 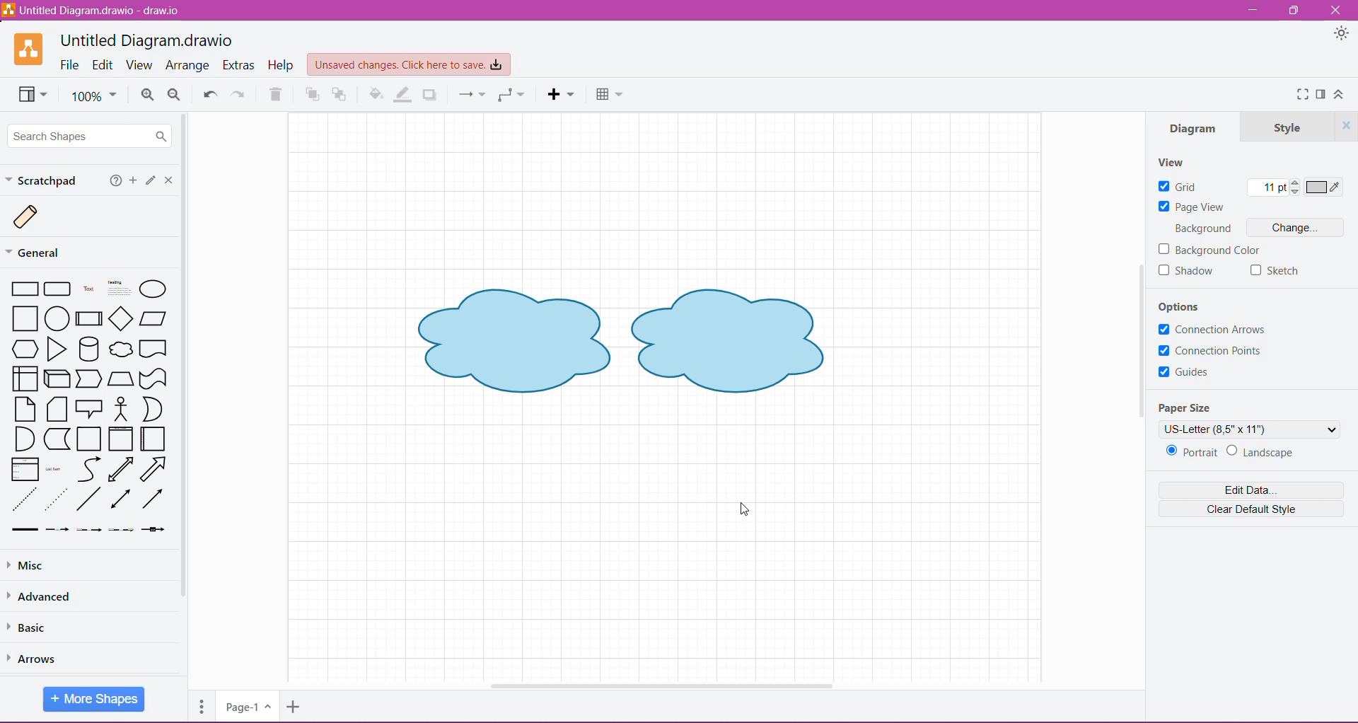 I want to click on Zoom In, so click(x=146, y=96).